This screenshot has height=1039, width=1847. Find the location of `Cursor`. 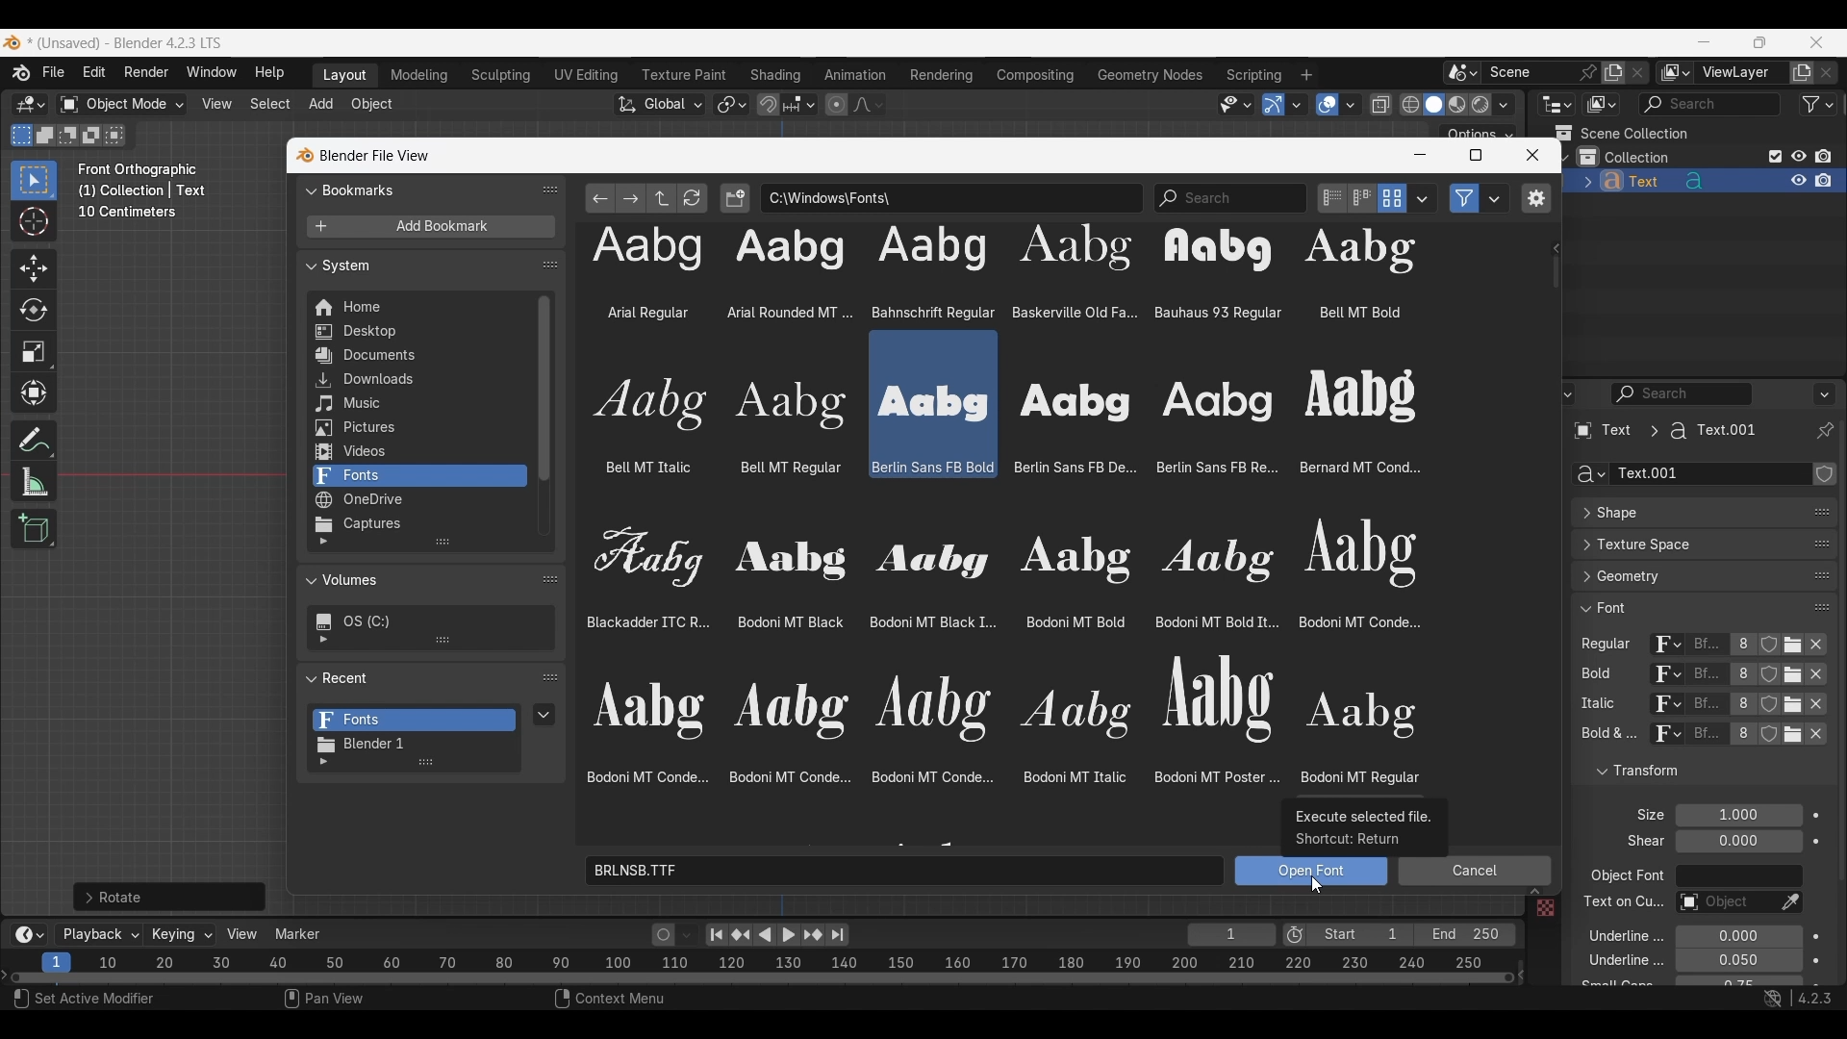

Cursor is located at coordinates (34, 223).